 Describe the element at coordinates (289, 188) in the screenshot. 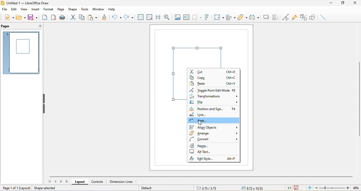

I see `1:1` at that location.